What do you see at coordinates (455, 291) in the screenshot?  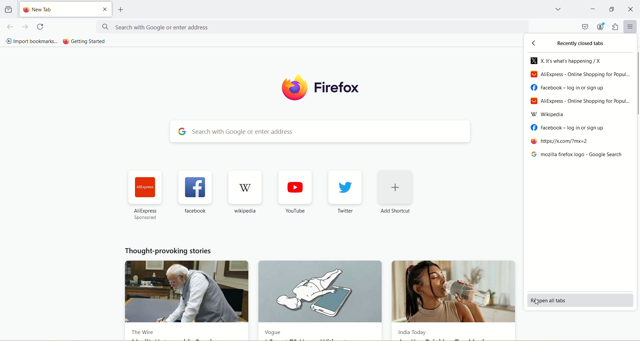 I see `India Today new` at bounding box center [455, 291].